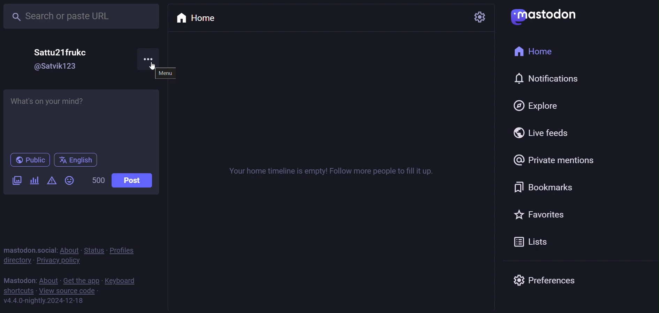 The height and width of the screenshot is (313, 659). Describe the element at coordinates (128, 250) in the screenshot. I see `profiles` at that location.